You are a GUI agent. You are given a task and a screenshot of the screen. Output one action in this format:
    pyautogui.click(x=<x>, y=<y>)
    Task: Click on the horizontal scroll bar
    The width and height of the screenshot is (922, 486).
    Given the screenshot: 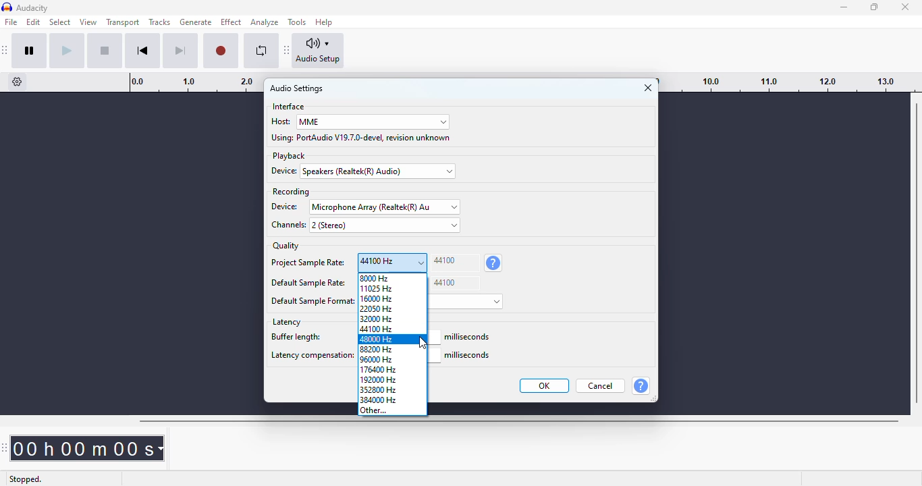 What is the action you would take?
    pyautogui.click(x=518, y=421)
    